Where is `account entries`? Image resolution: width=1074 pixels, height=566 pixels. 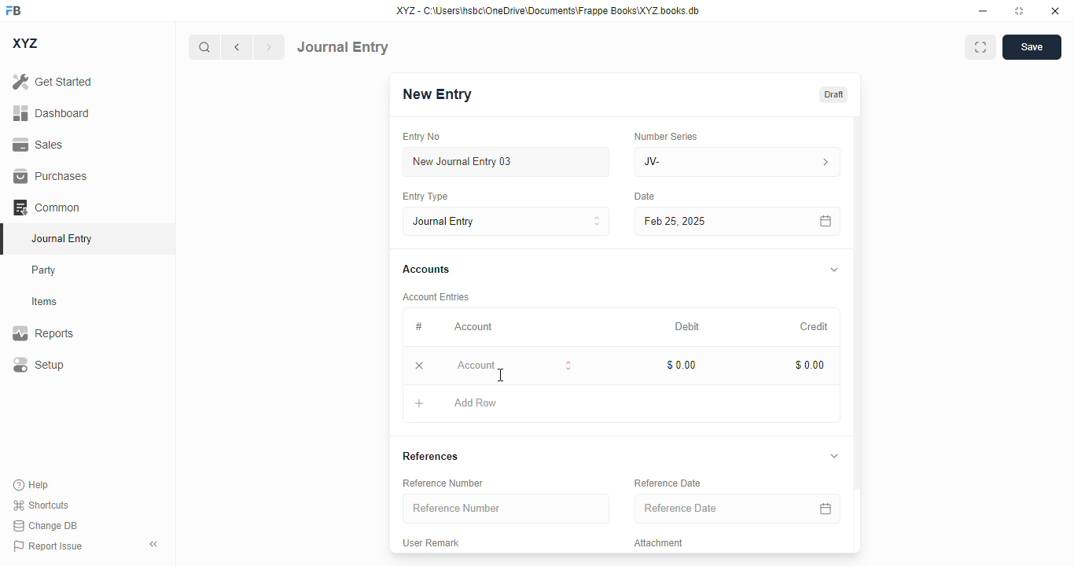
account entries is located at coordinates (436, 296).